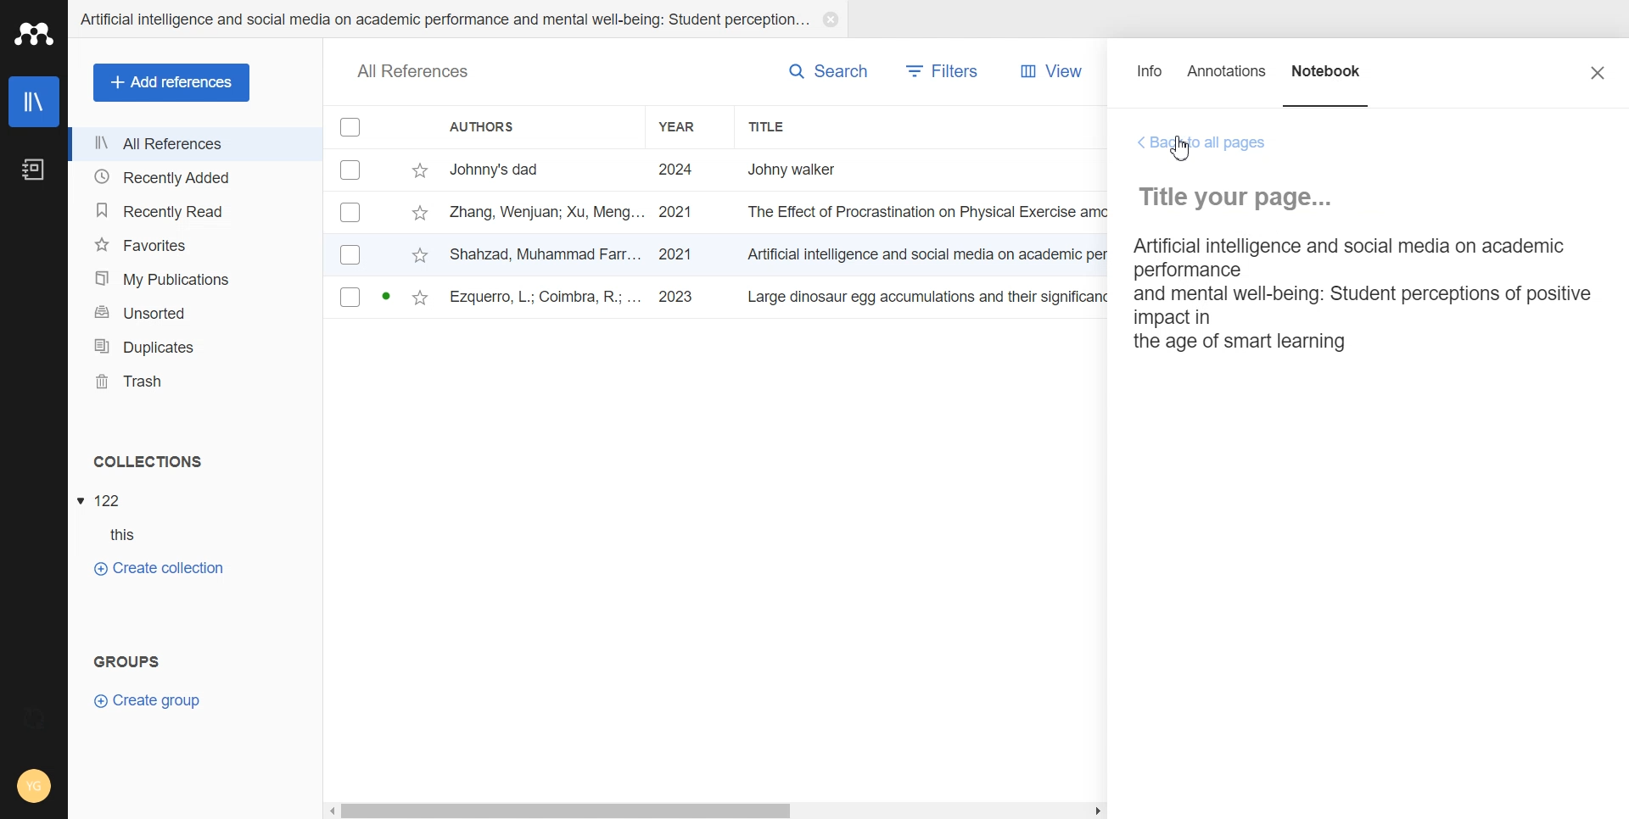  I want to click on View, so click(1046, 71).